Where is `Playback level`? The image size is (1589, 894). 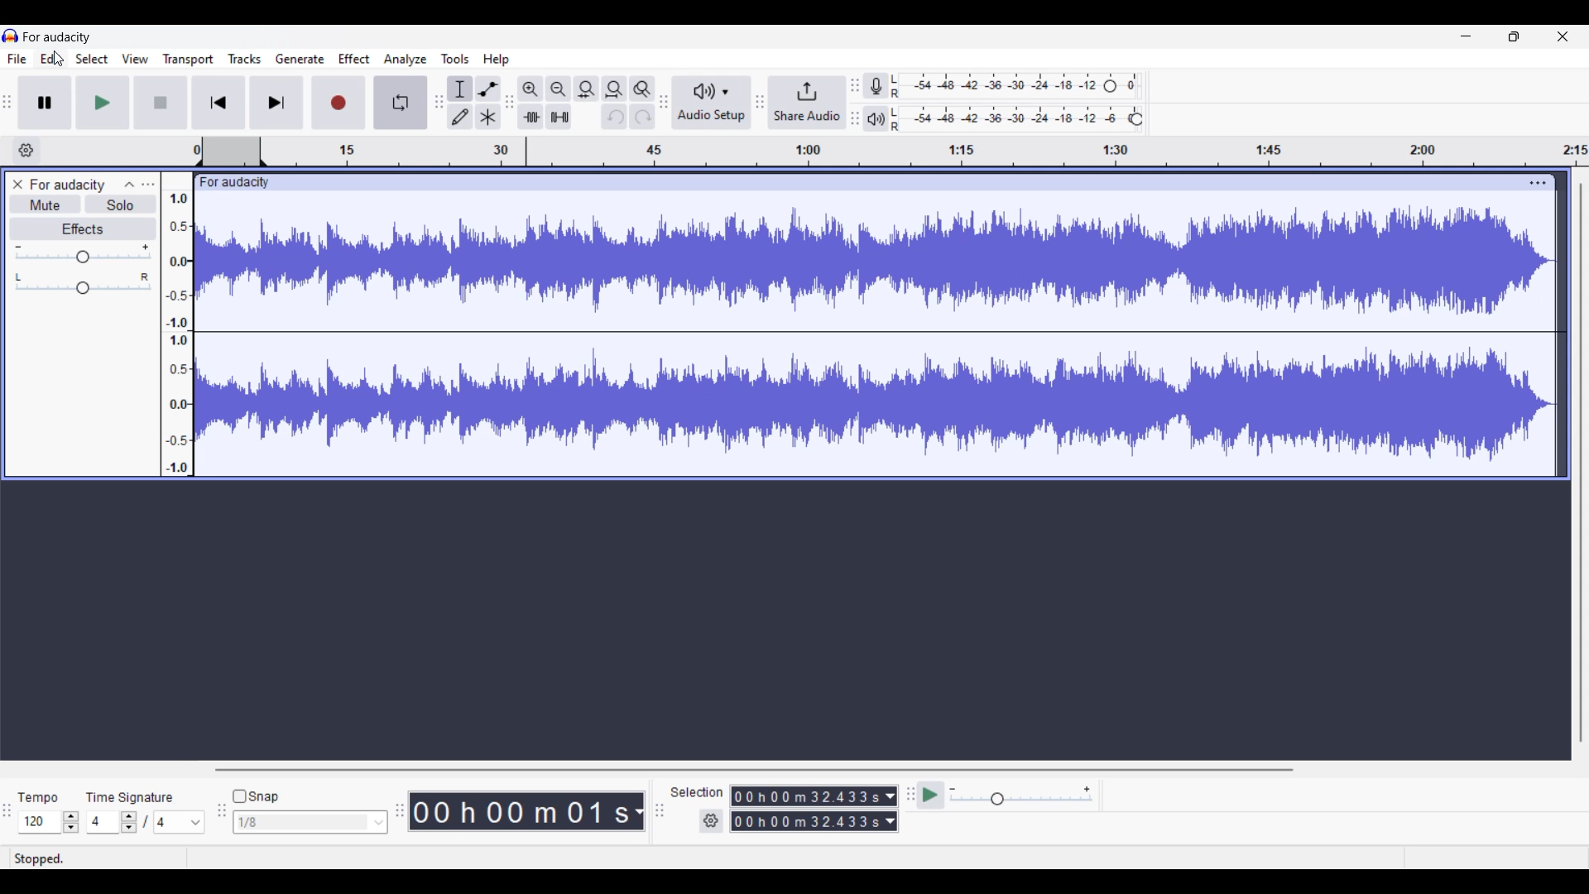
Playback level is located at coordinates (1009, 119).